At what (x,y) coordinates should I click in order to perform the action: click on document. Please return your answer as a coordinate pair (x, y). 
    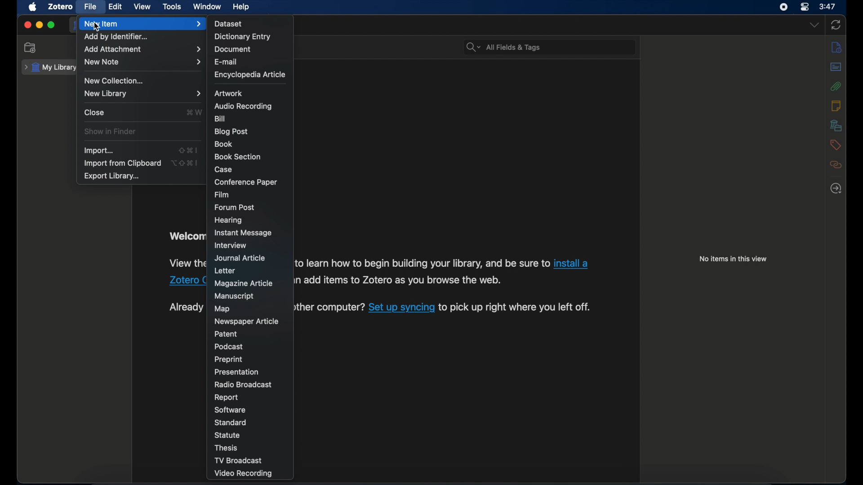
    Looking at the image, I should click on (232, 50).